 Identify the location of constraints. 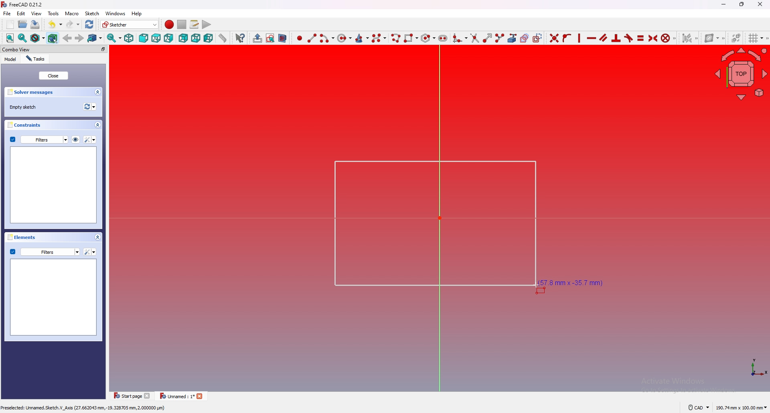
(24, 125).